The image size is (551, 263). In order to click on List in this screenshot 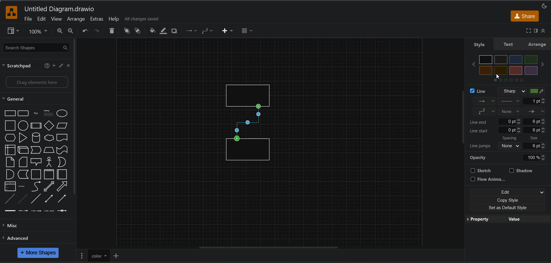, I will do `click(10, 187)`.